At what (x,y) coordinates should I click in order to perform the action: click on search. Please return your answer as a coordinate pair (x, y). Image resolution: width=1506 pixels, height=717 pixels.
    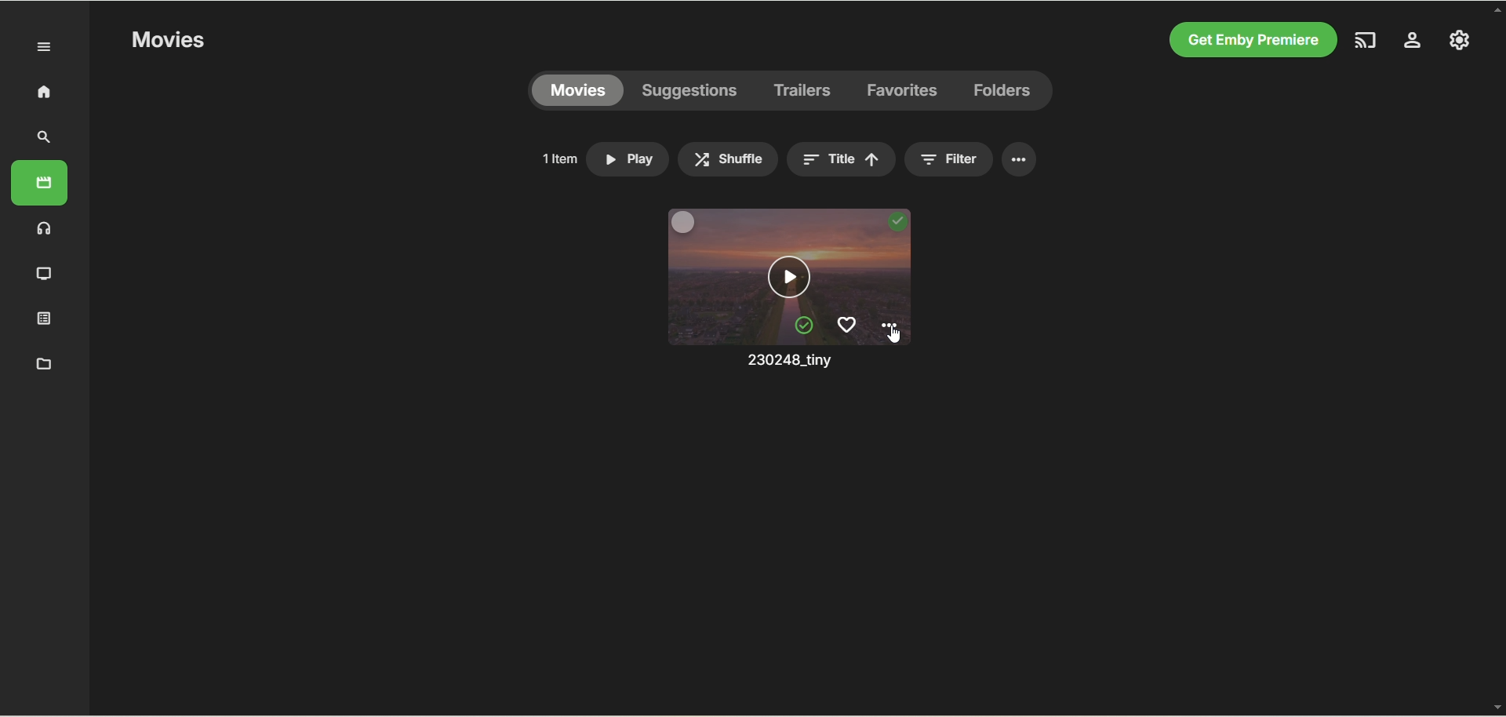
    Looking at the image, I should click on (45, 137).